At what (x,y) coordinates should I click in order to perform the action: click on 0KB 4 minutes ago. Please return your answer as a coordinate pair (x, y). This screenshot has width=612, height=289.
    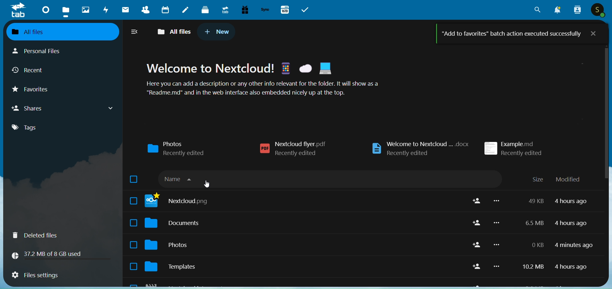
    Looking at the image, I should click on (561, 245).